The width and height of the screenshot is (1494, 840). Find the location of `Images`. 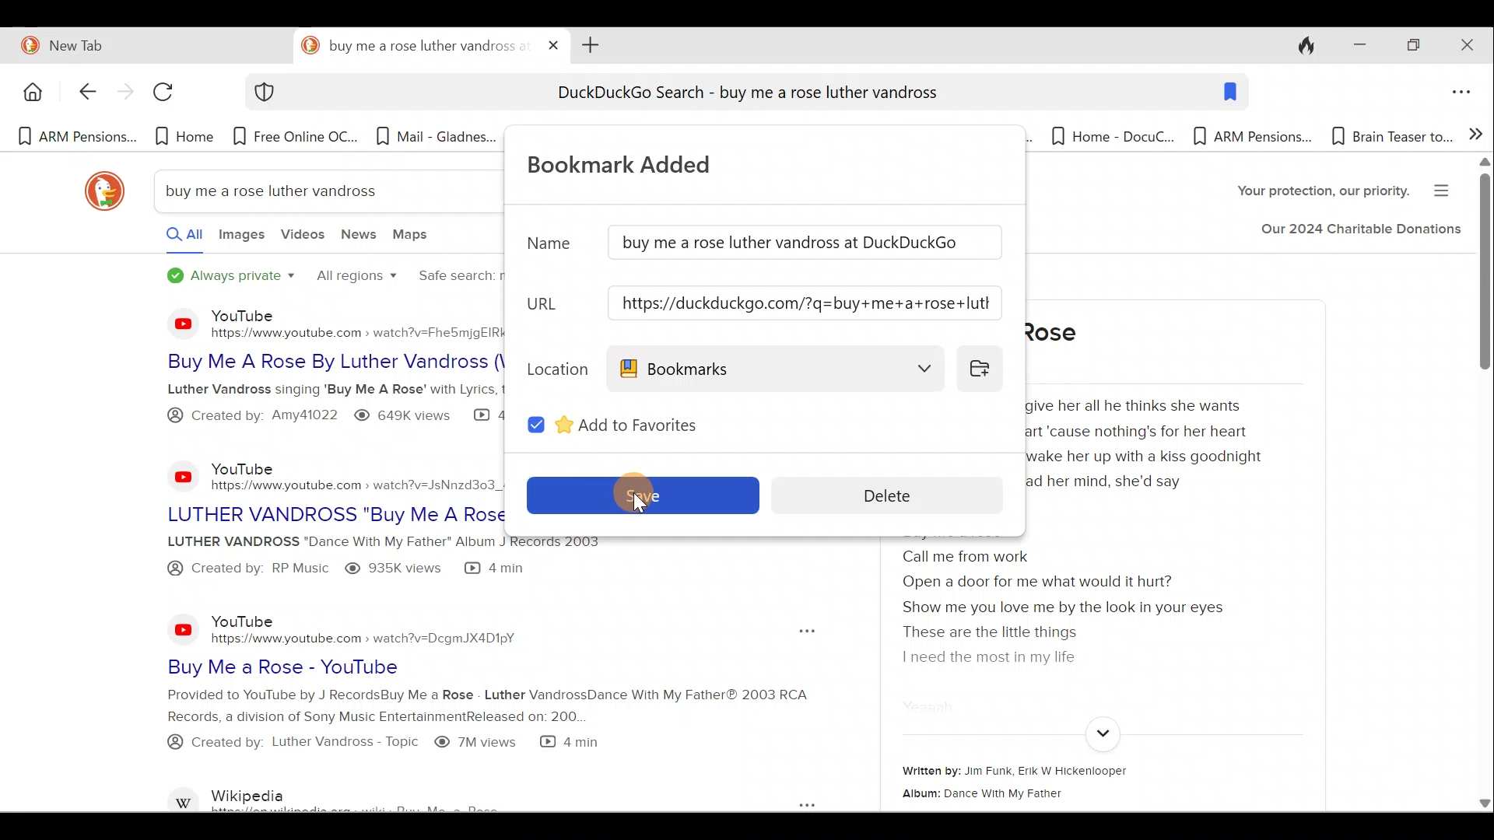

Images is located at coordinates (240, 239).